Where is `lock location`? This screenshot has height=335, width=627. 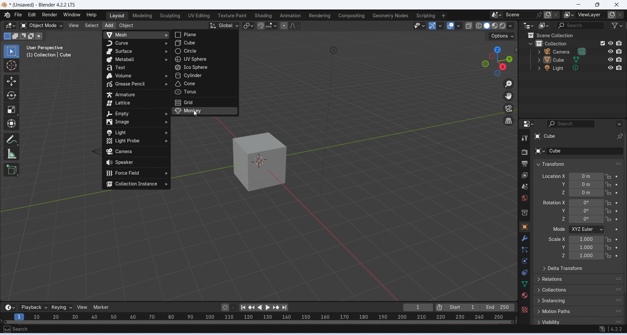
lock location is located at coordinates (608, 184).